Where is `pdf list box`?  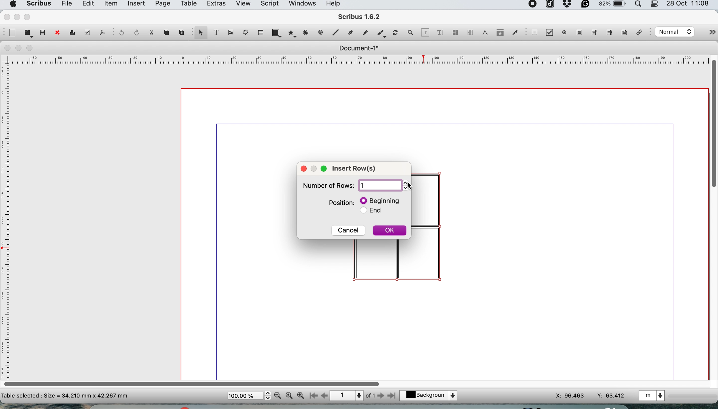 pdf list box is located at coordinates (608, 34).